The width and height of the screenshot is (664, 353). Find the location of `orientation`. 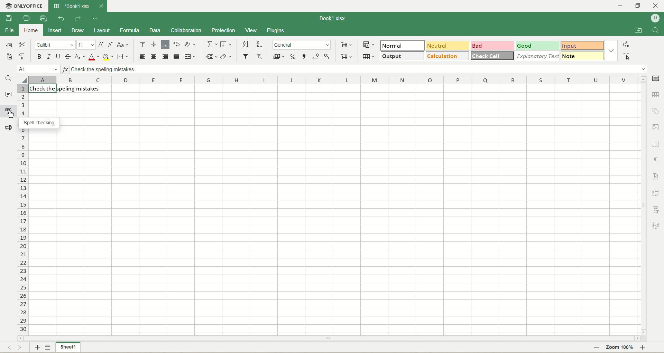

orientation is located at coordinates (190, 44).